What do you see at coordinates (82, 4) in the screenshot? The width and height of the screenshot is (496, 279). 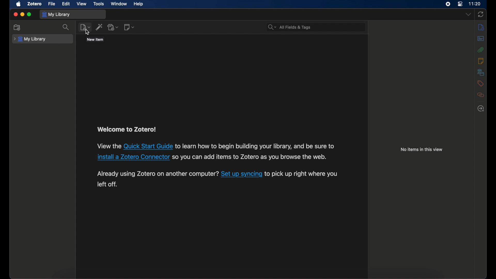 I see `view` at bounding box center [82, 4].